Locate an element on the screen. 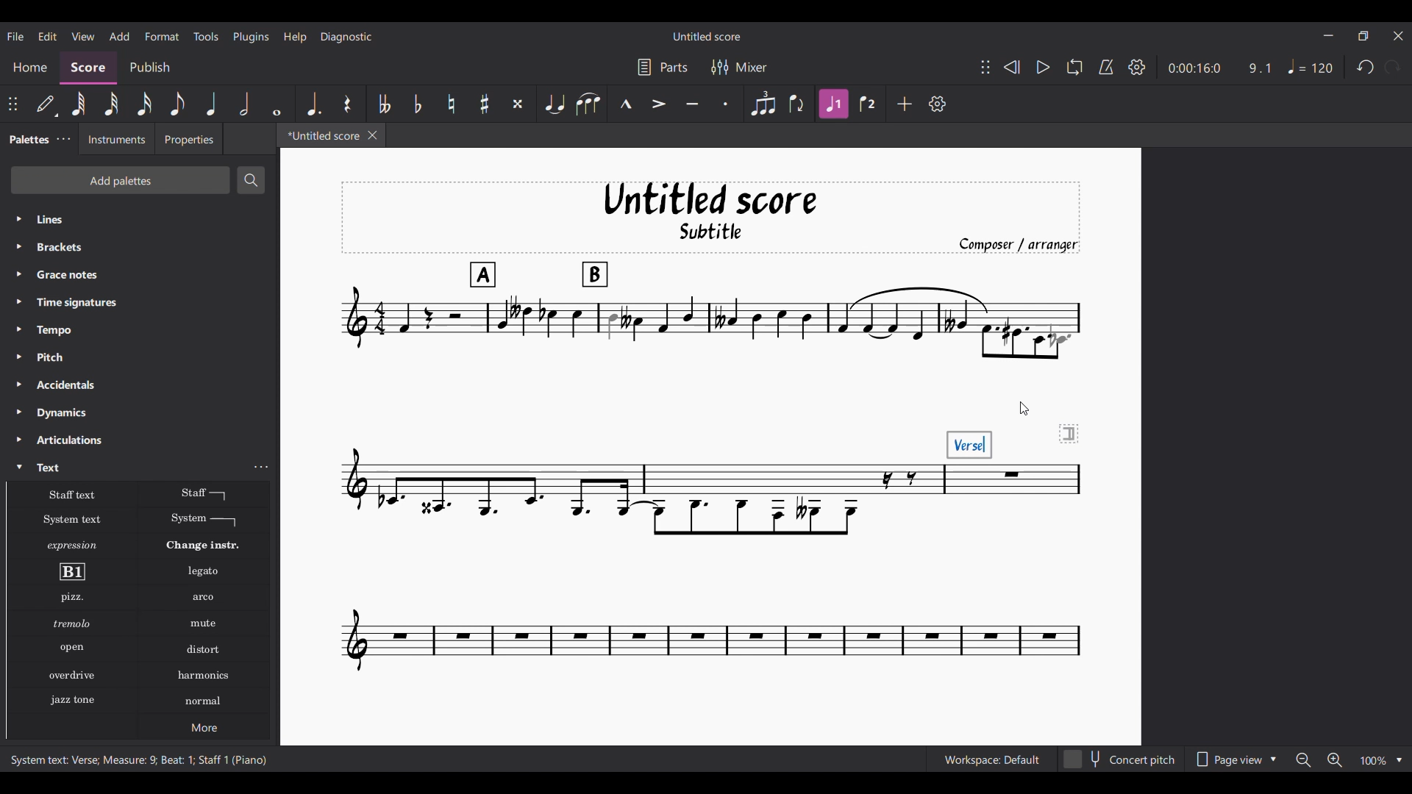 This screenshot has width=1412, height=794. Grace notes is located at coordinates (140, 274).